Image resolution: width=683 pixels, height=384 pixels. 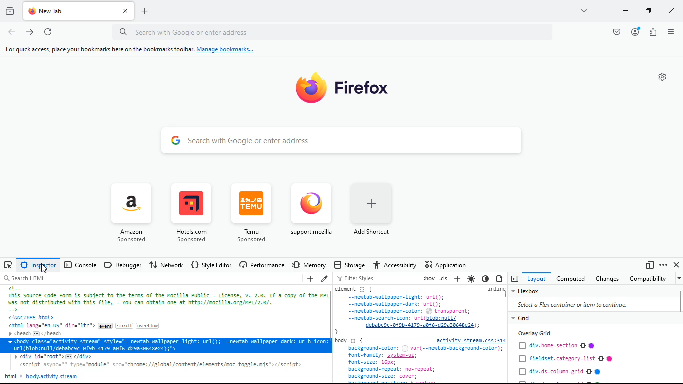 What do you see at coordinates (651, 32) in the screenshot?
I see `extensions` at bounding box center [651, 32].